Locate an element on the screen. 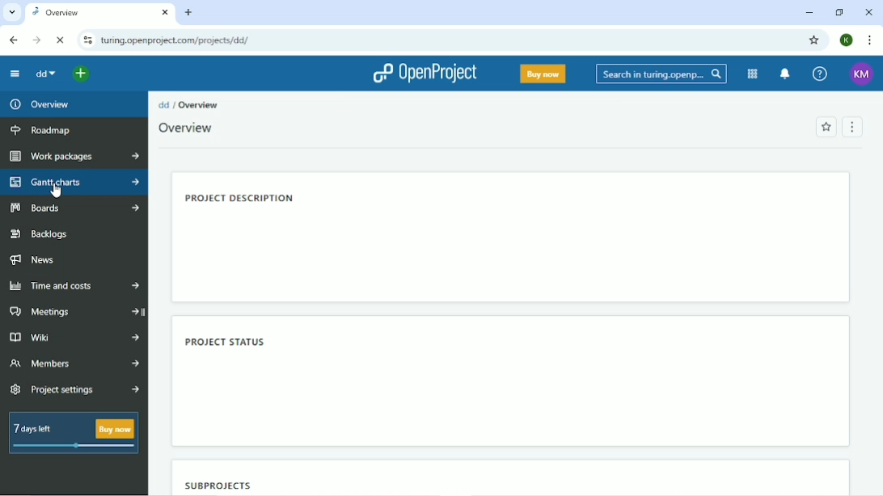 Image resolution: width=883 pixels, height=496 pixels. Boards is located at coordinates (73, 208).